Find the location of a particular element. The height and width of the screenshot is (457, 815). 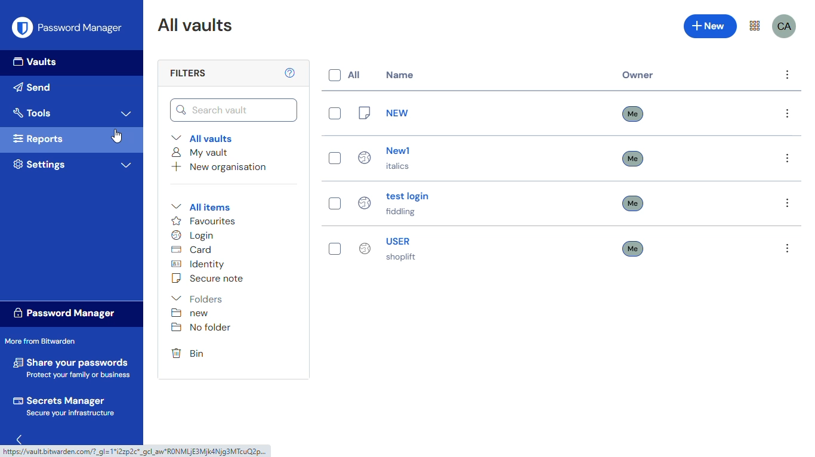

me is located at coordinates (633, 113).